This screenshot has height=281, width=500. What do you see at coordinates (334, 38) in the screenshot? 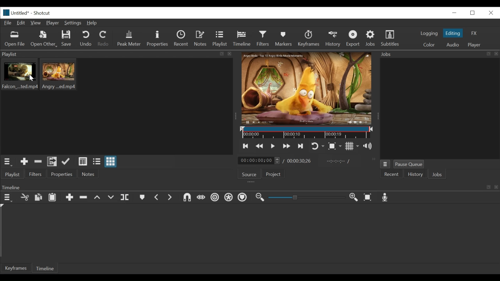
I see `History` at bounding box center [334, 38].